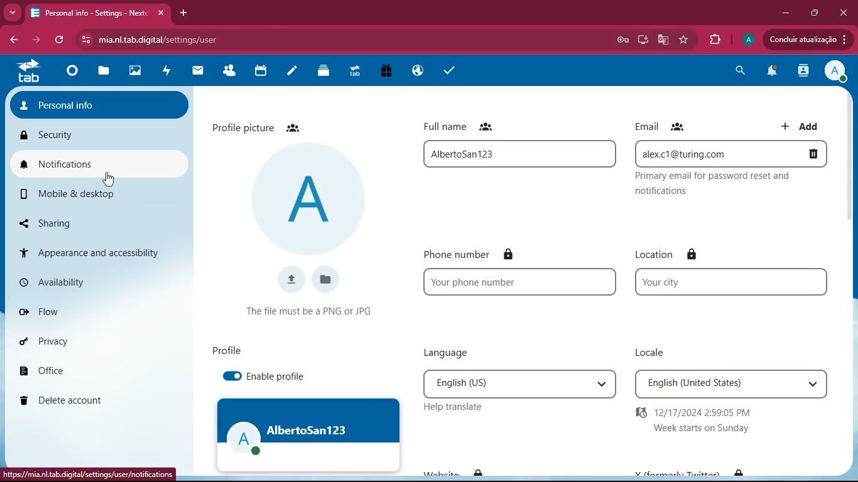 This screenshot has height=482, width=858. Describe the element at coordinates (662, 39) in the screenshot. I see `google translate` at that location.